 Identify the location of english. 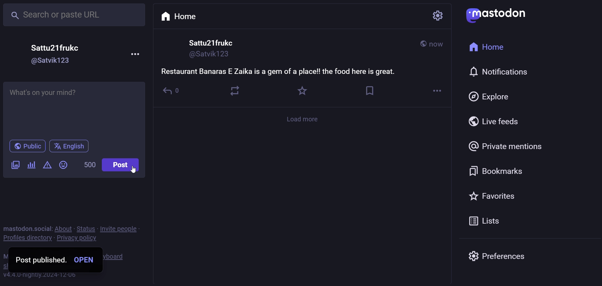
(70, 147).